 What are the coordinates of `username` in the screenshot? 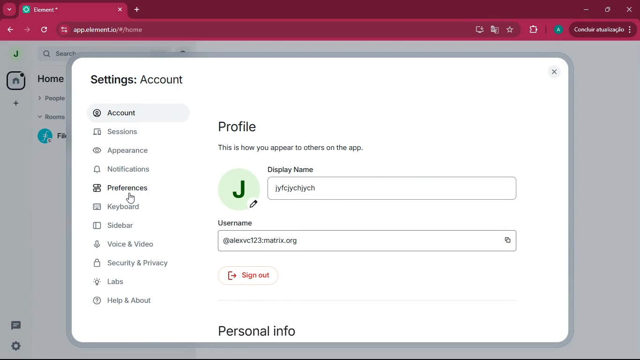 It's located at (364, 223).